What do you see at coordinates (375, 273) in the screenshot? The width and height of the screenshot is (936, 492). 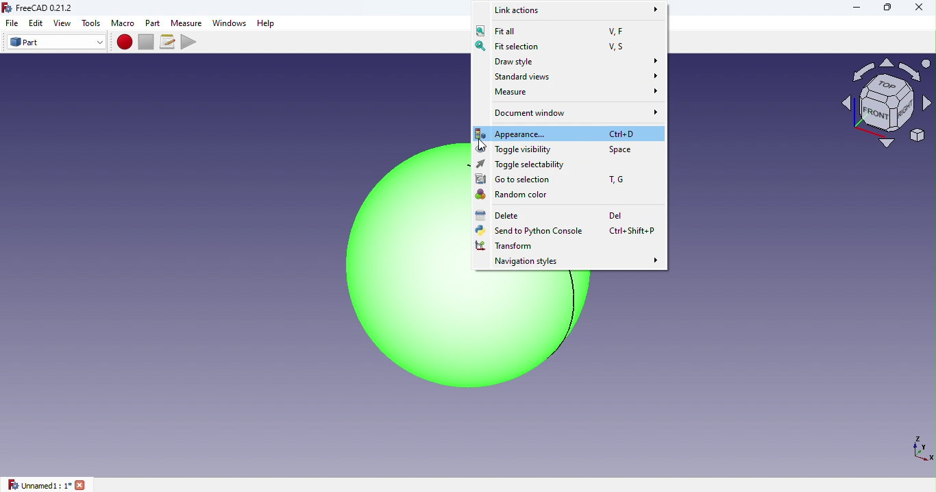 I see `Sphere` at bounding box center [375, 273].